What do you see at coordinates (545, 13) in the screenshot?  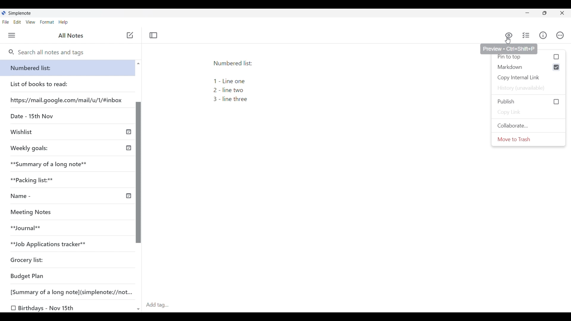 I see `Show interface in smaller tab` at bounding box center [545, 13].